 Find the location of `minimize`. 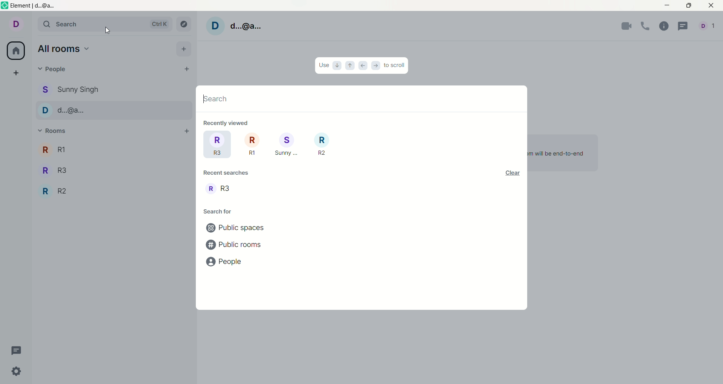

minimize is located at coordinates (668, 5).